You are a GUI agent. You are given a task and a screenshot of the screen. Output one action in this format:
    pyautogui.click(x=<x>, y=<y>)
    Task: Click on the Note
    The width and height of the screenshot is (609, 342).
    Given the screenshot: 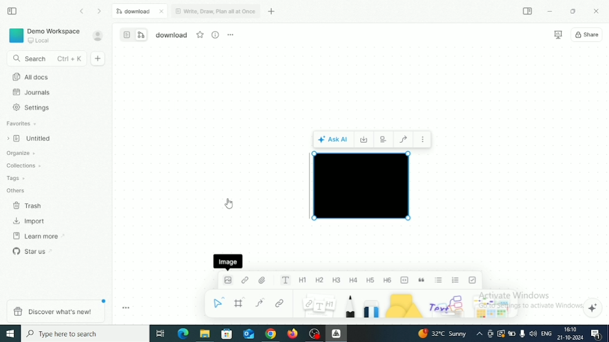 What is the action you would take?
    pyautogui.click(x=318, y=305)
    